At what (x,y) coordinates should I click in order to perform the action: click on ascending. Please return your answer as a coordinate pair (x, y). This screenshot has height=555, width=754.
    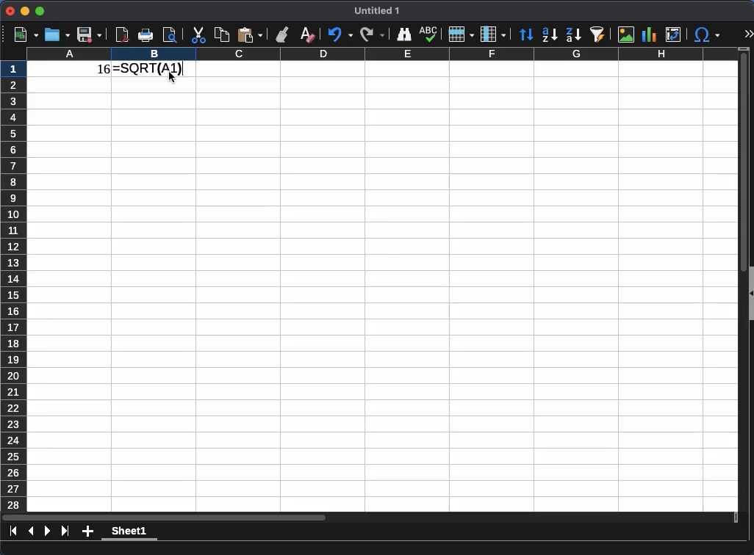
    Looking at the image, I should click on (550, 35).